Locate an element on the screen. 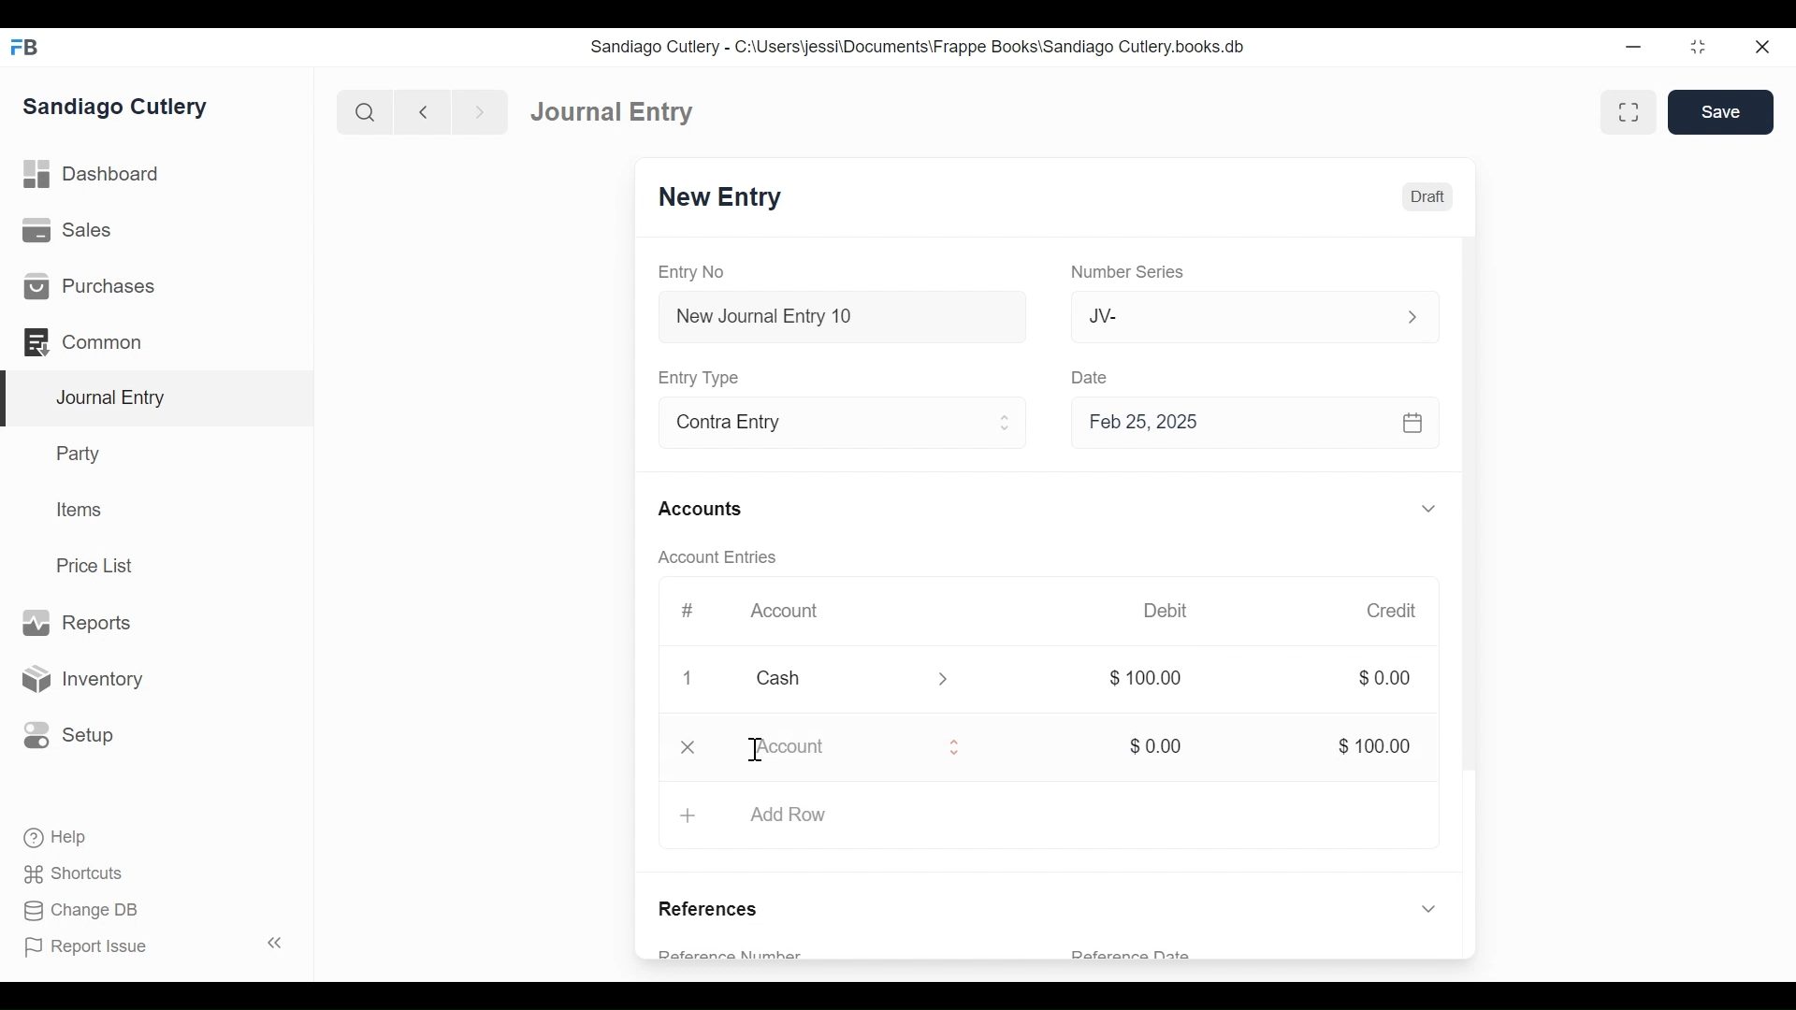 Image resolution: width=1796 pixels, height=1010 pixels. Save is located at coordinates (1721, 112).